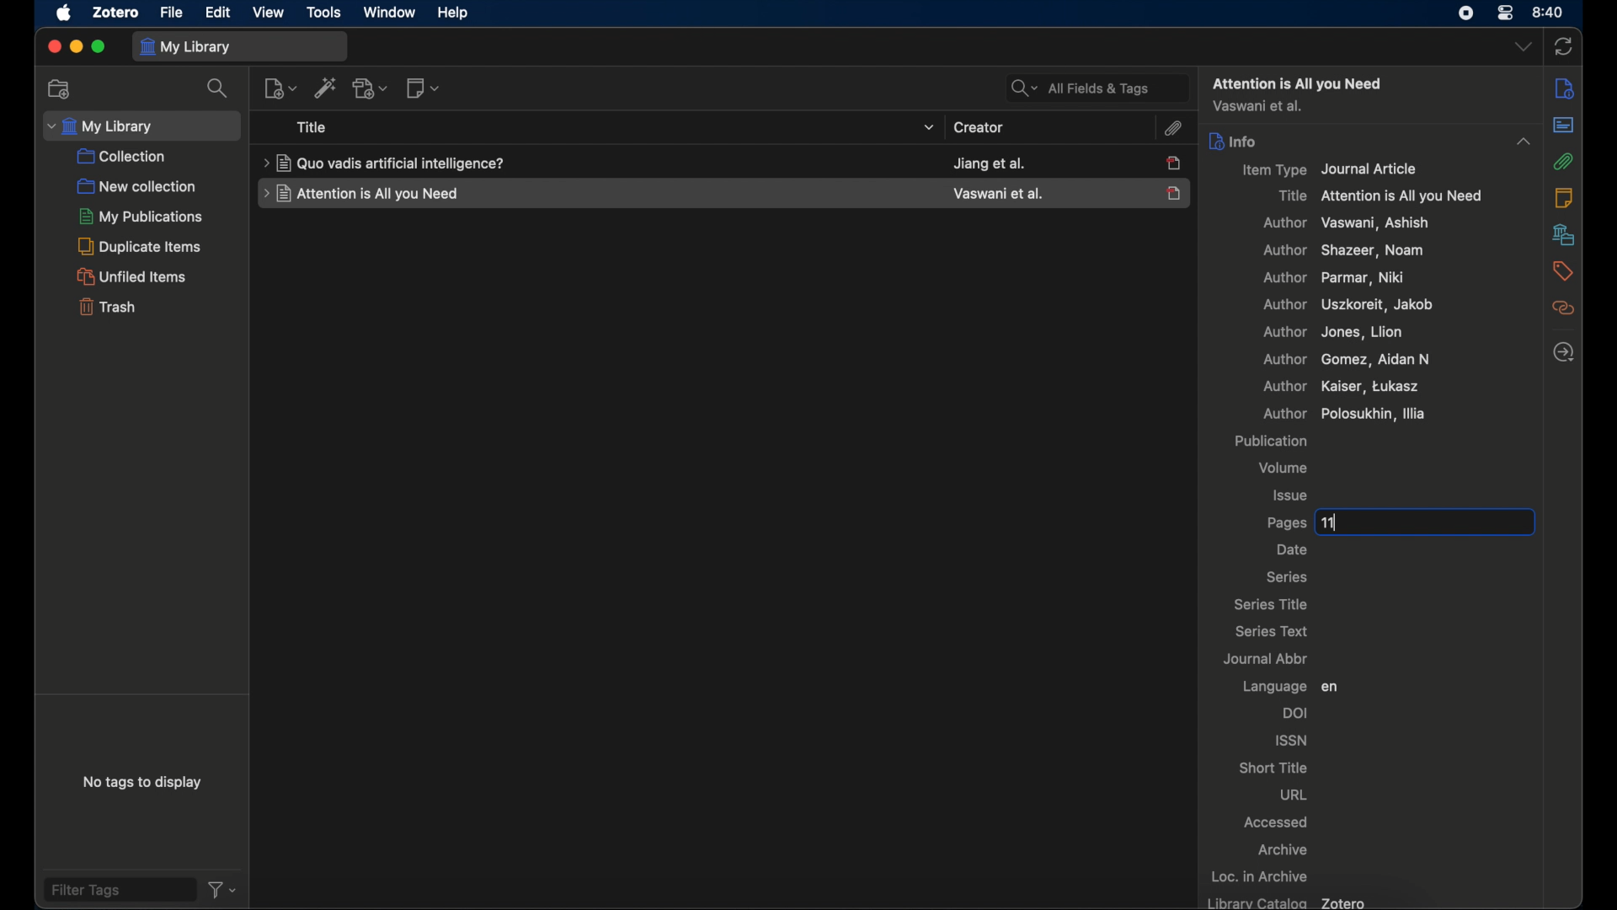  Describe the element at coordinates (1340, 386) in the screenshot. I see `author kaiser, tukasz` at that location.